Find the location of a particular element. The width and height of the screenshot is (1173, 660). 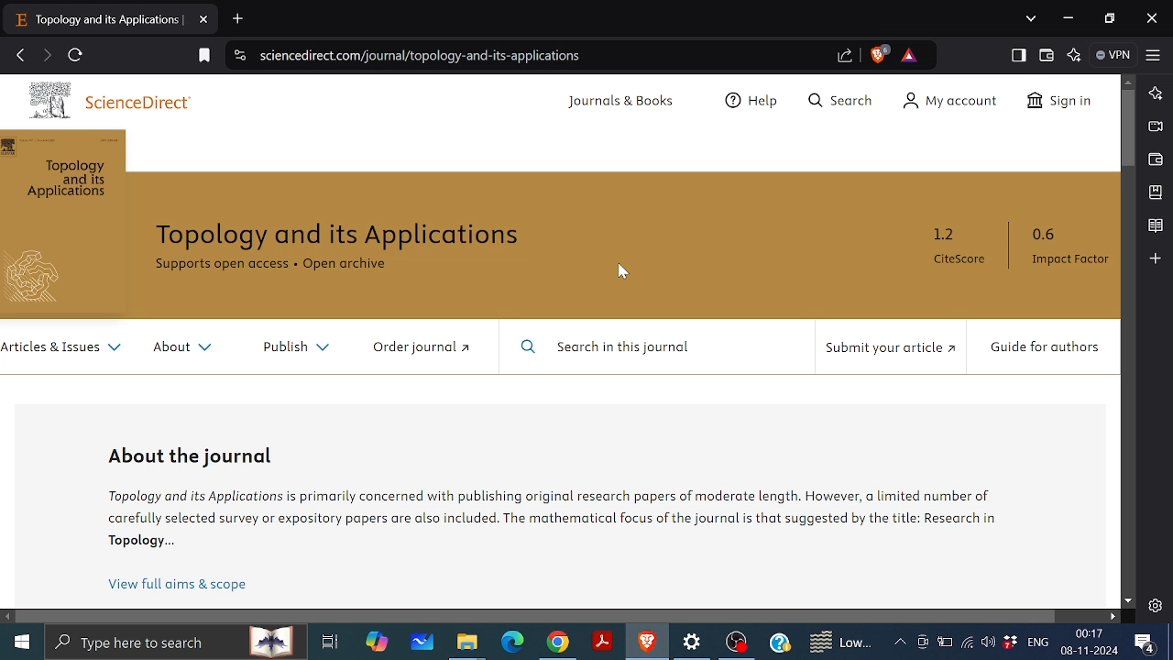

Adobe reader is located at coordinates (603, 641).